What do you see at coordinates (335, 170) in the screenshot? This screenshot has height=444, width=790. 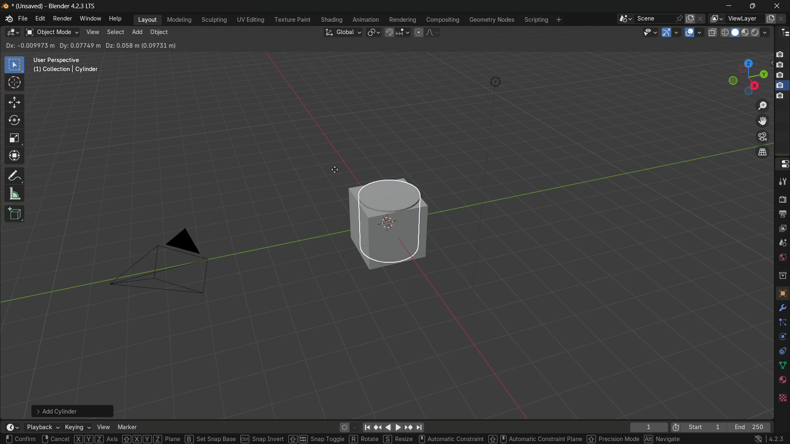 I see `cursor` at bounding box center [335, 170].